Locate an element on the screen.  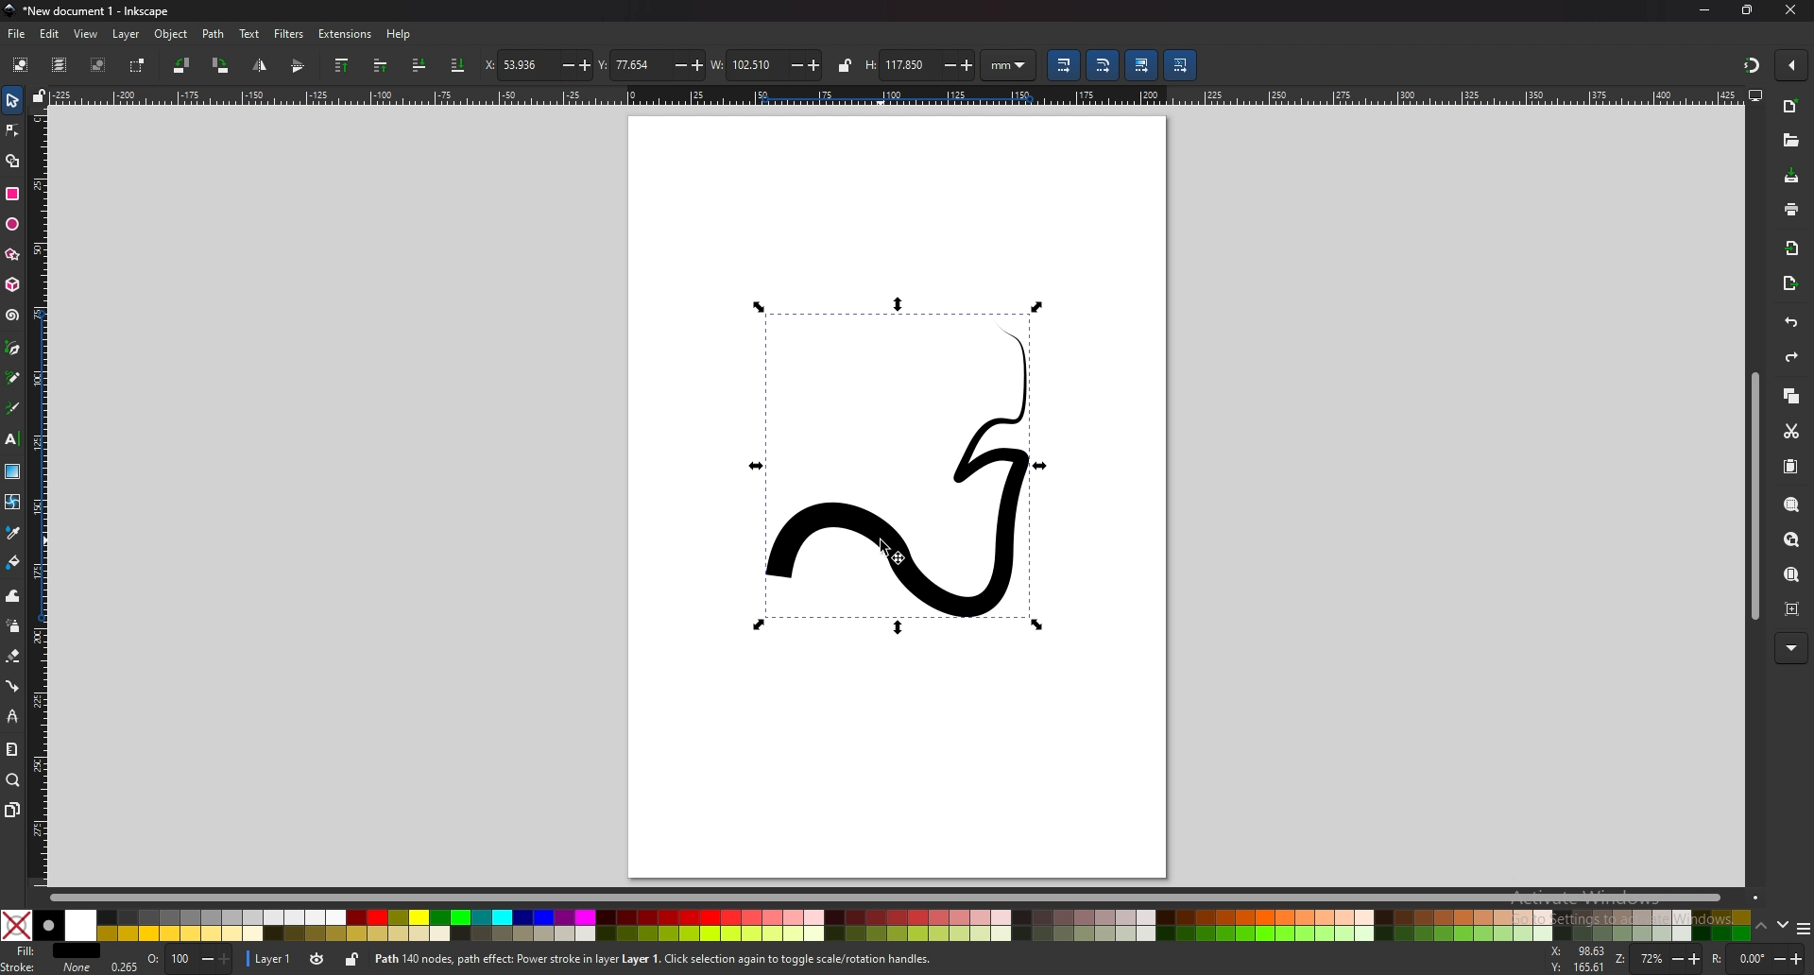
lock guides is located at coordinates (39, 96).